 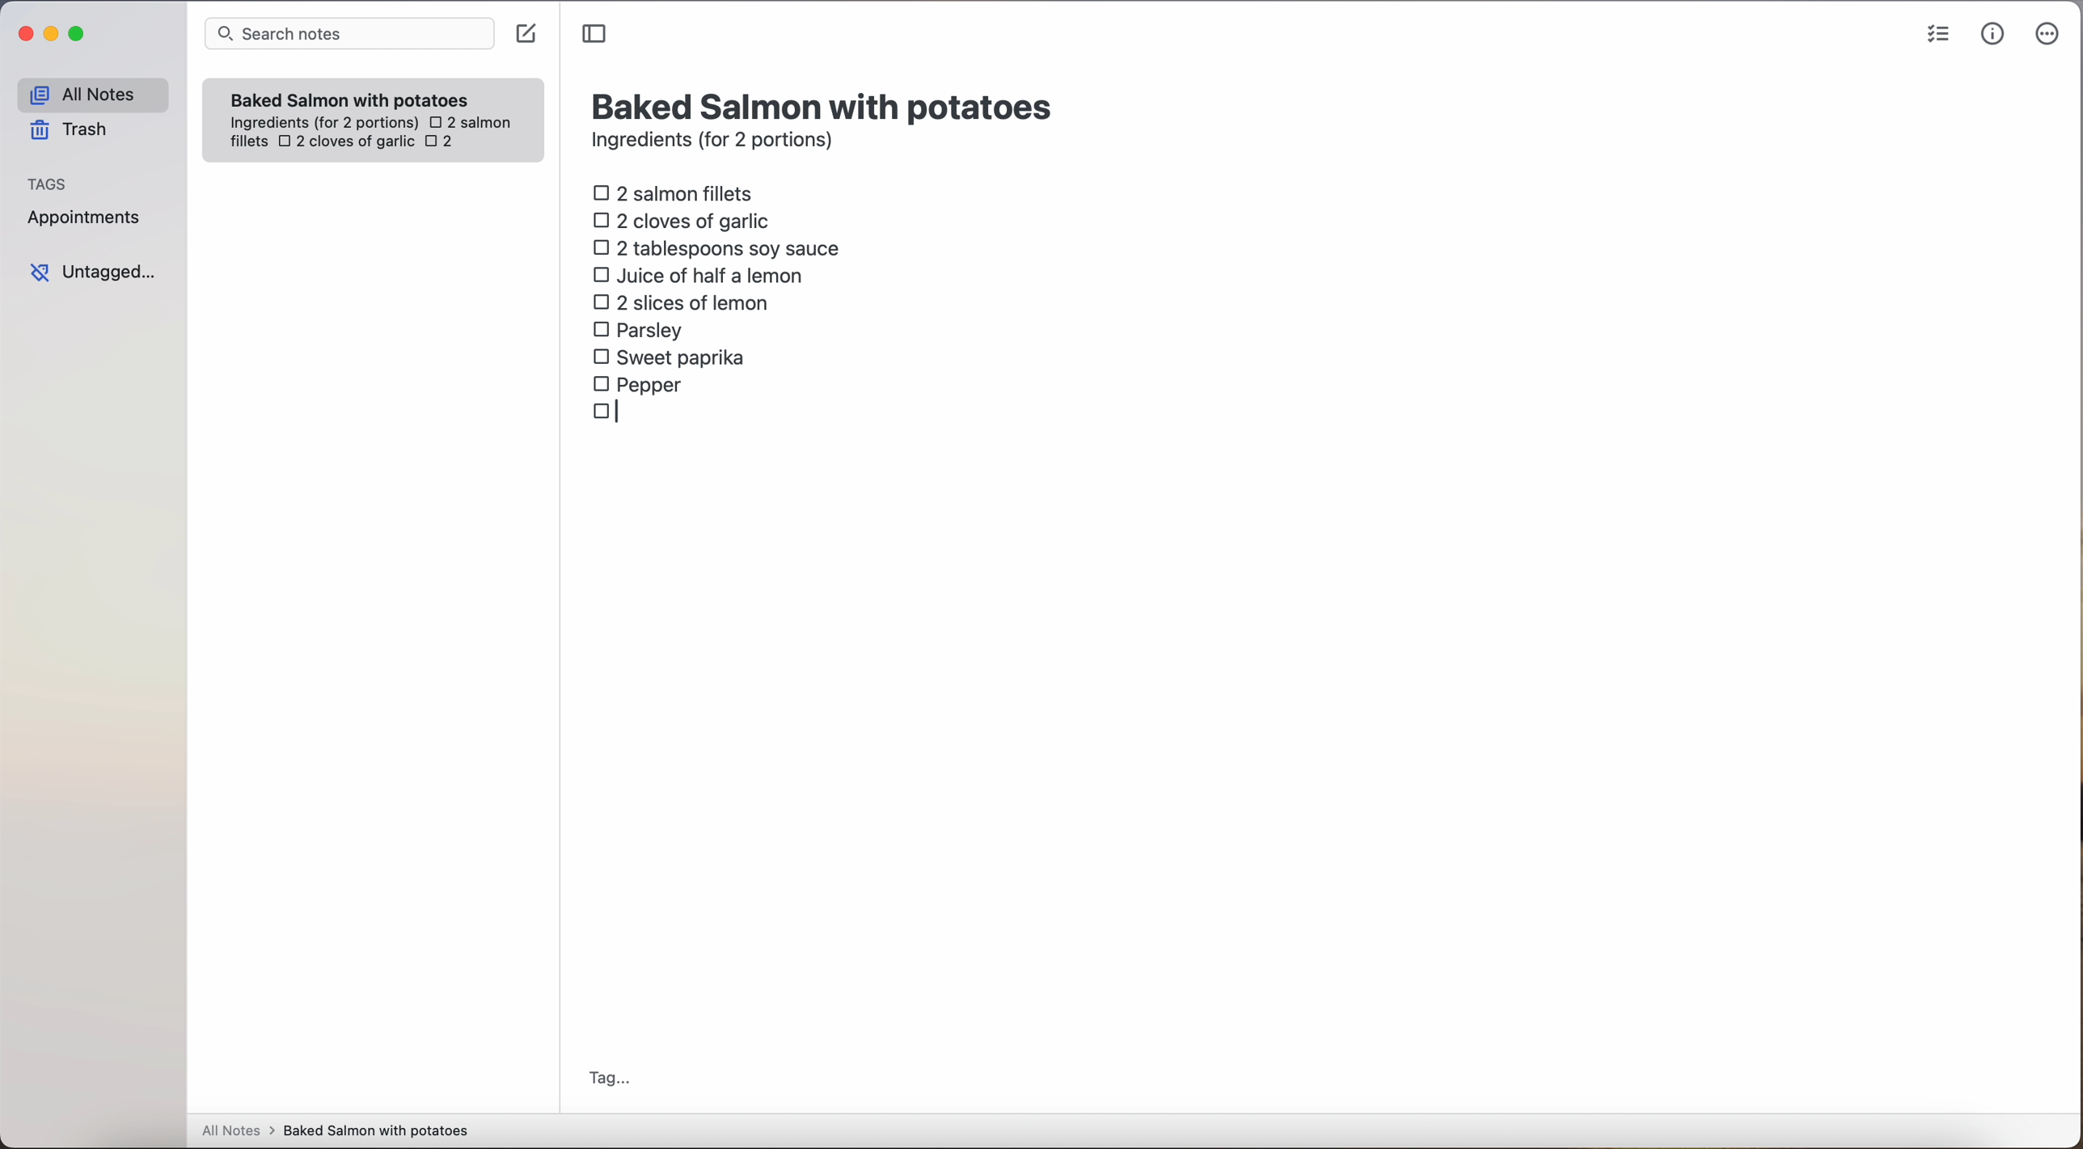 What do you see at coordinates (336, 1130) in the screenshot?
I see `all notes > baked Salmon with potatoes` at bounding box center [336, 1130].